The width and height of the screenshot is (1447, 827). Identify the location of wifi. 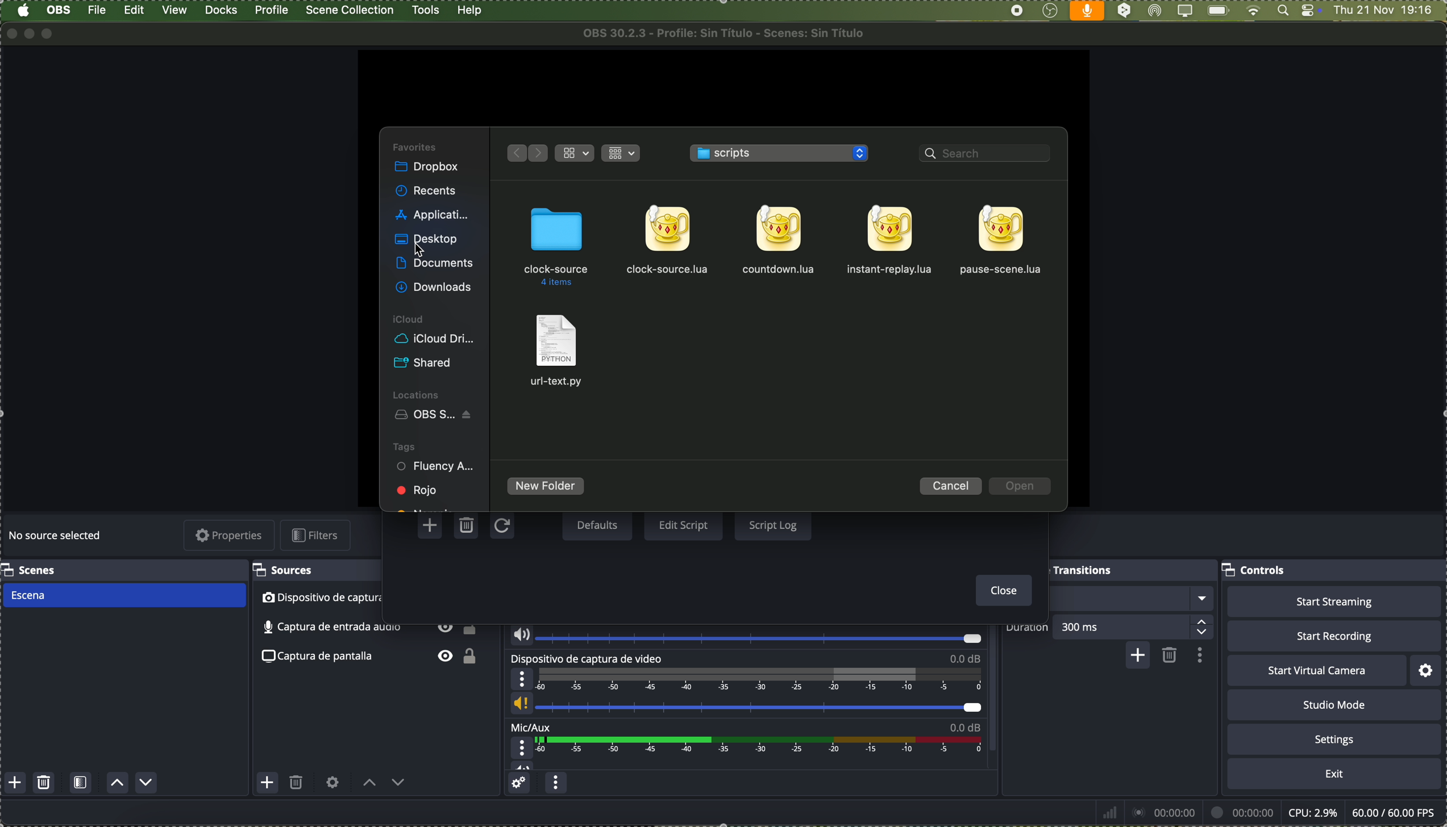
(1253, 11).